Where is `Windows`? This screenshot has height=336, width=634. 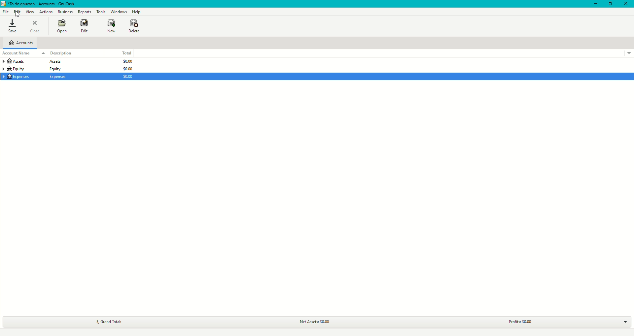
Windows is located at coordinates (119, 12).